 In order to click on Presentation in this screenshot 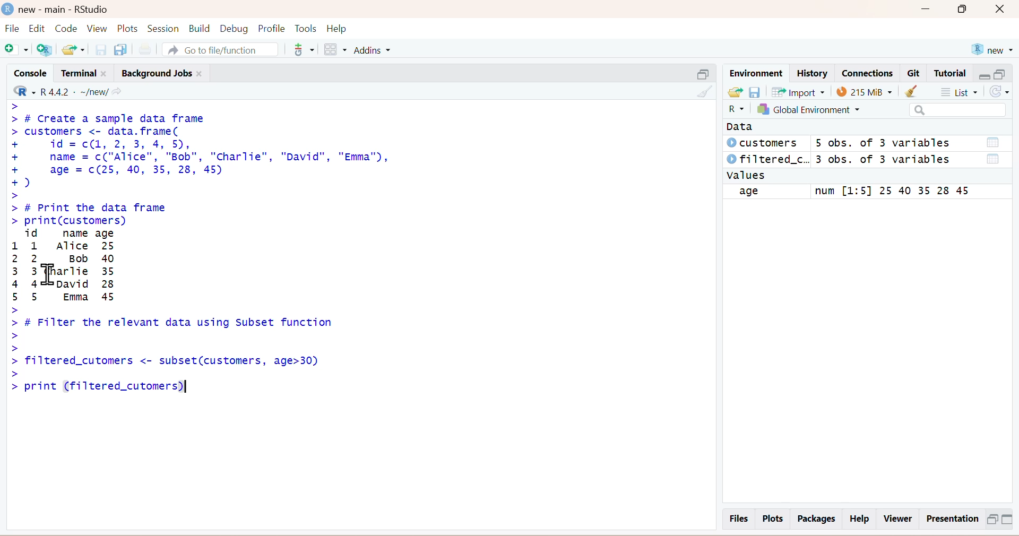, I will do `click(950, 519)`.